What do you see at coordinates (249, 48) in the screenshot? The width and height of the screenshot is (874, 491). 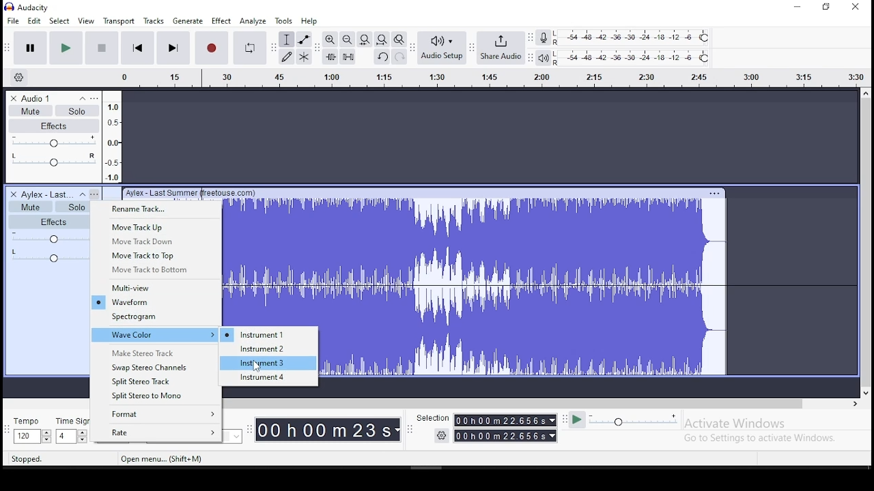 I see `enable/disable looping` at bounding box center [249, 48].